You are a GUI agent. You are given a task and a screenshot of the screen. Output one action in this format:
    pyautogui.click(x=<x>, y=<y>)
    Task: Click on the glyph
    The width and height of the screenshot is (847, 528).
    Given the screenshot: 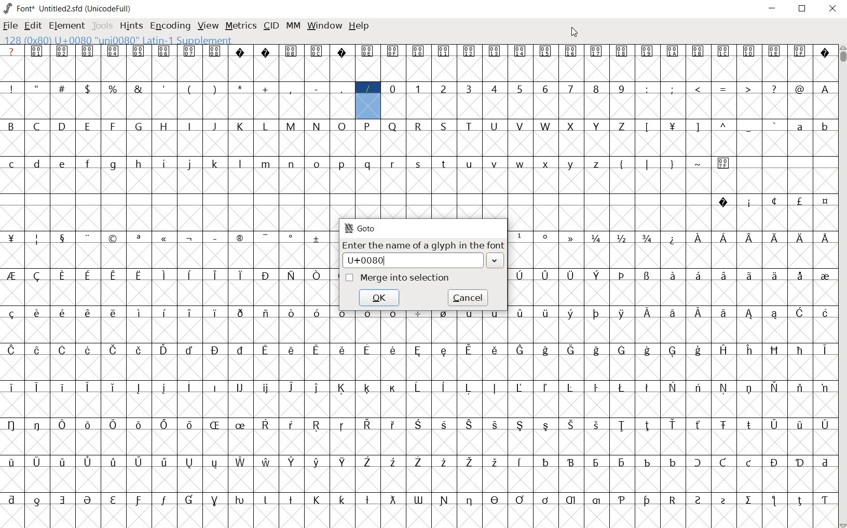 What is the action you would take?
    pyautogui.click(x=571, y=425)
    